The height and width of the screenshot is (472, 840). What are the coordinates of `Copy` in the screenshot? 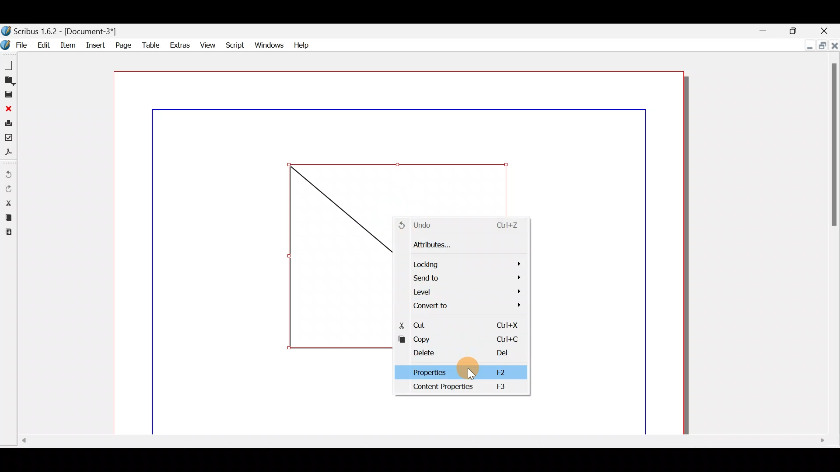 It's located at (8, 216).